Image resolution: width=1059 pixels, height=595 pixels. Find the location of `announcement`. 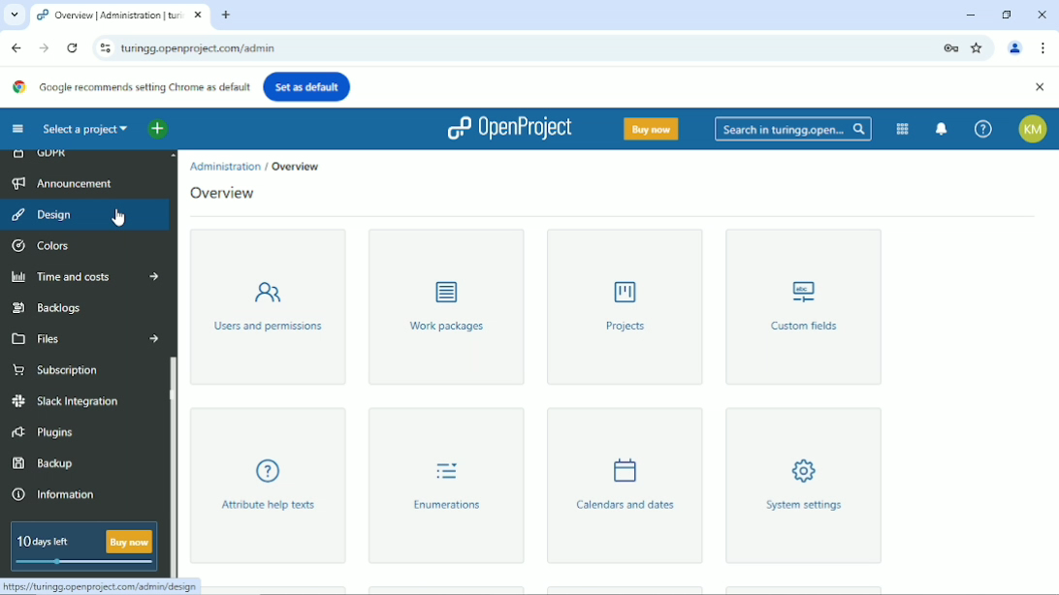

announcement is located at coordinates (70, 183).